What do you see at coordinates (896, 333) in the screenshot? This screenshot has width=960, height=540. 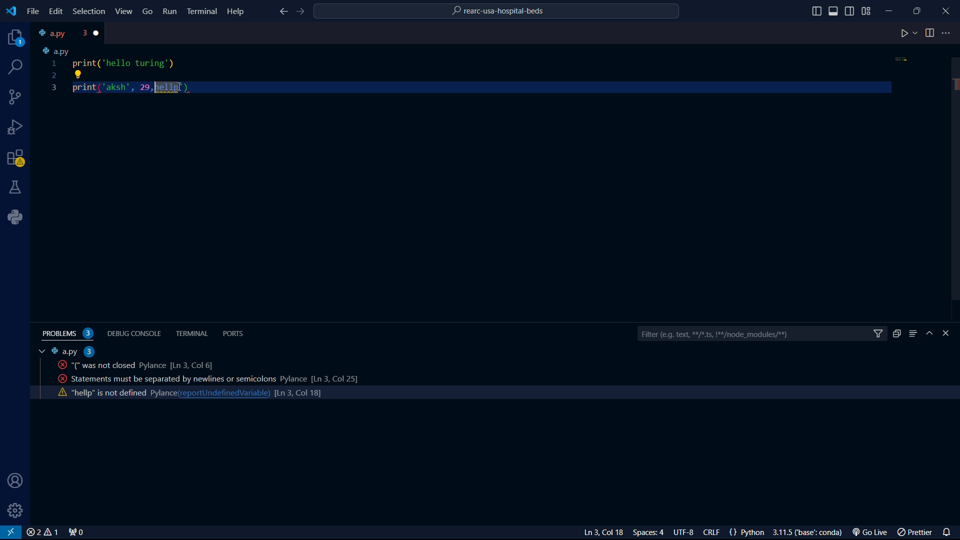 I see `duplicate` at bounding box center [896, 333].